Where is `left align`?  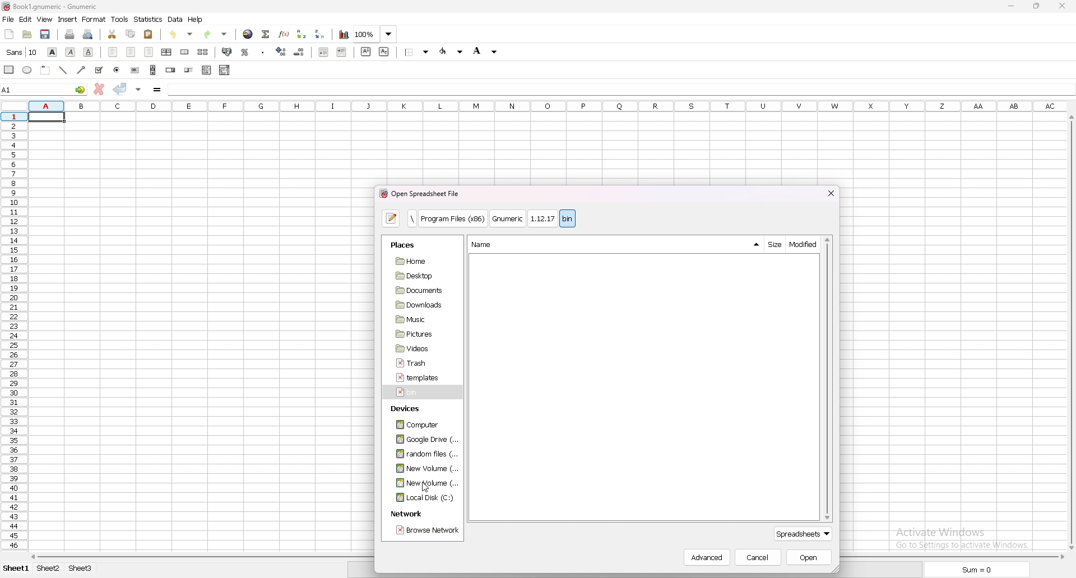 left align is located at coordinates (113, 52).